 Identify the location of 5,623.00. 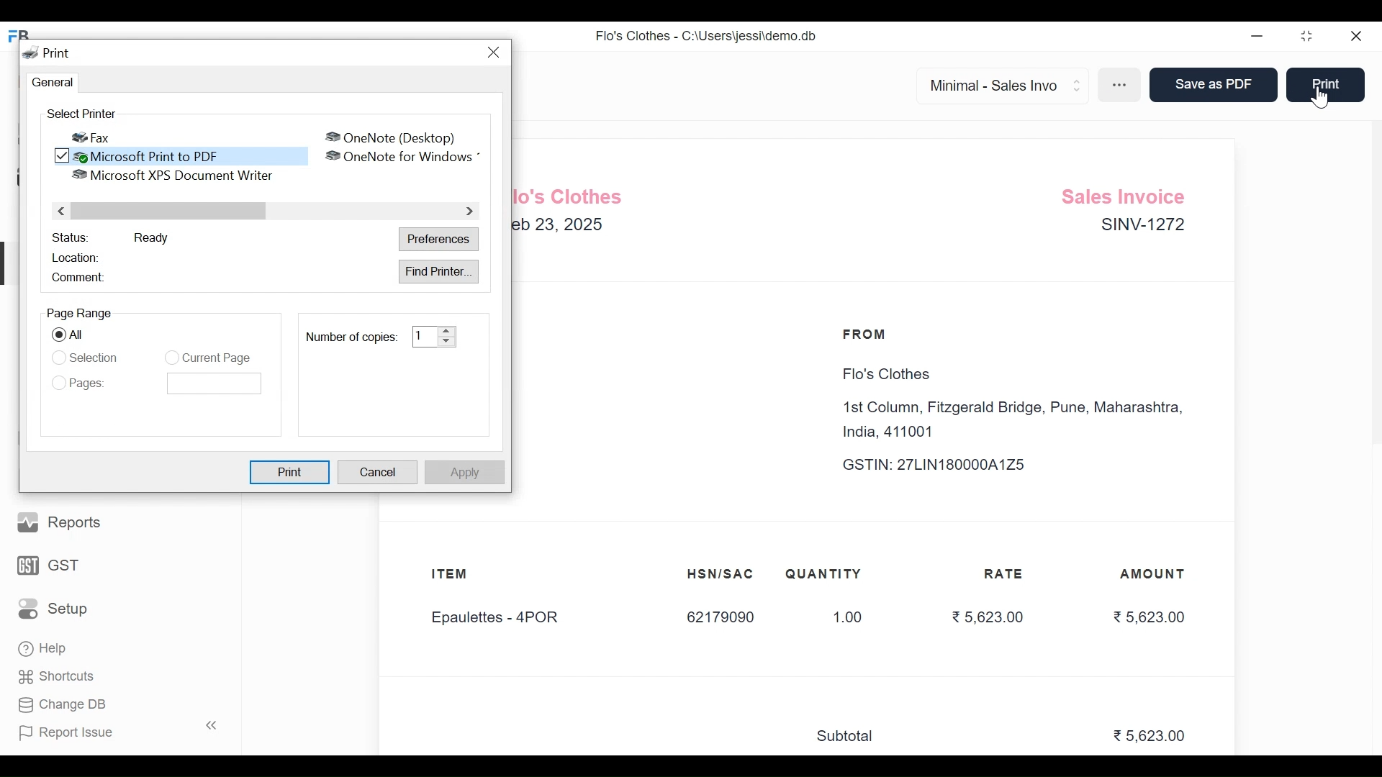
(1152, 737).